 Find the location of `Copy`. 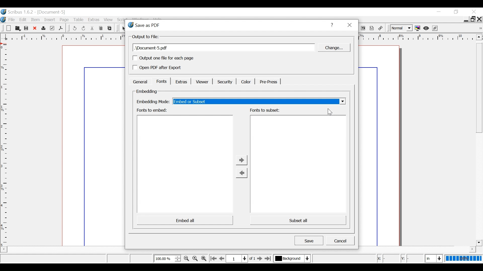

Copy is located at coordinates (101, 28).